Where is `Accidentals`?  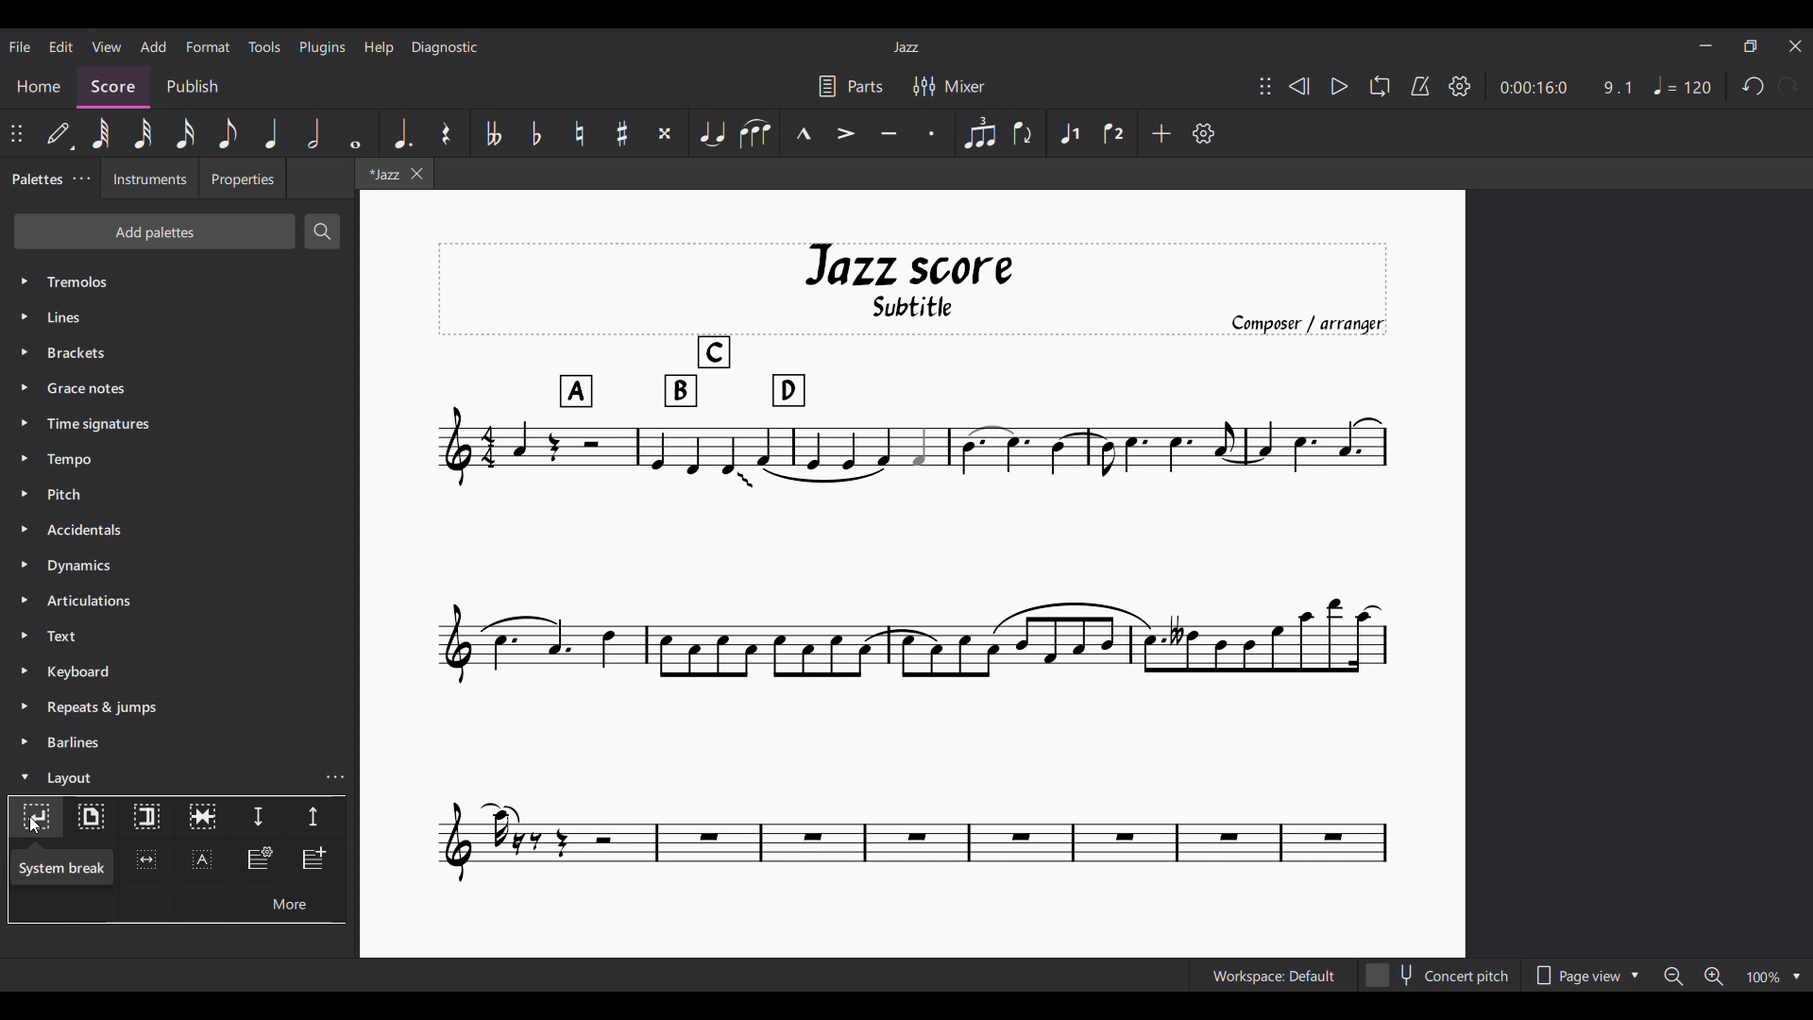 Accidentals is located at coordinates (179, 530).